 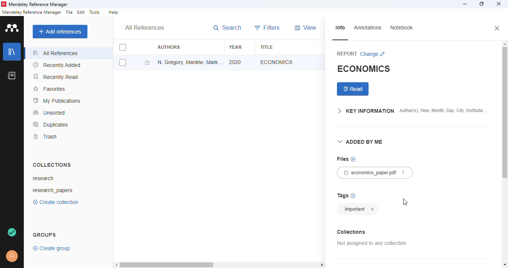 I want to click on all references, so click(x=144, y=28).